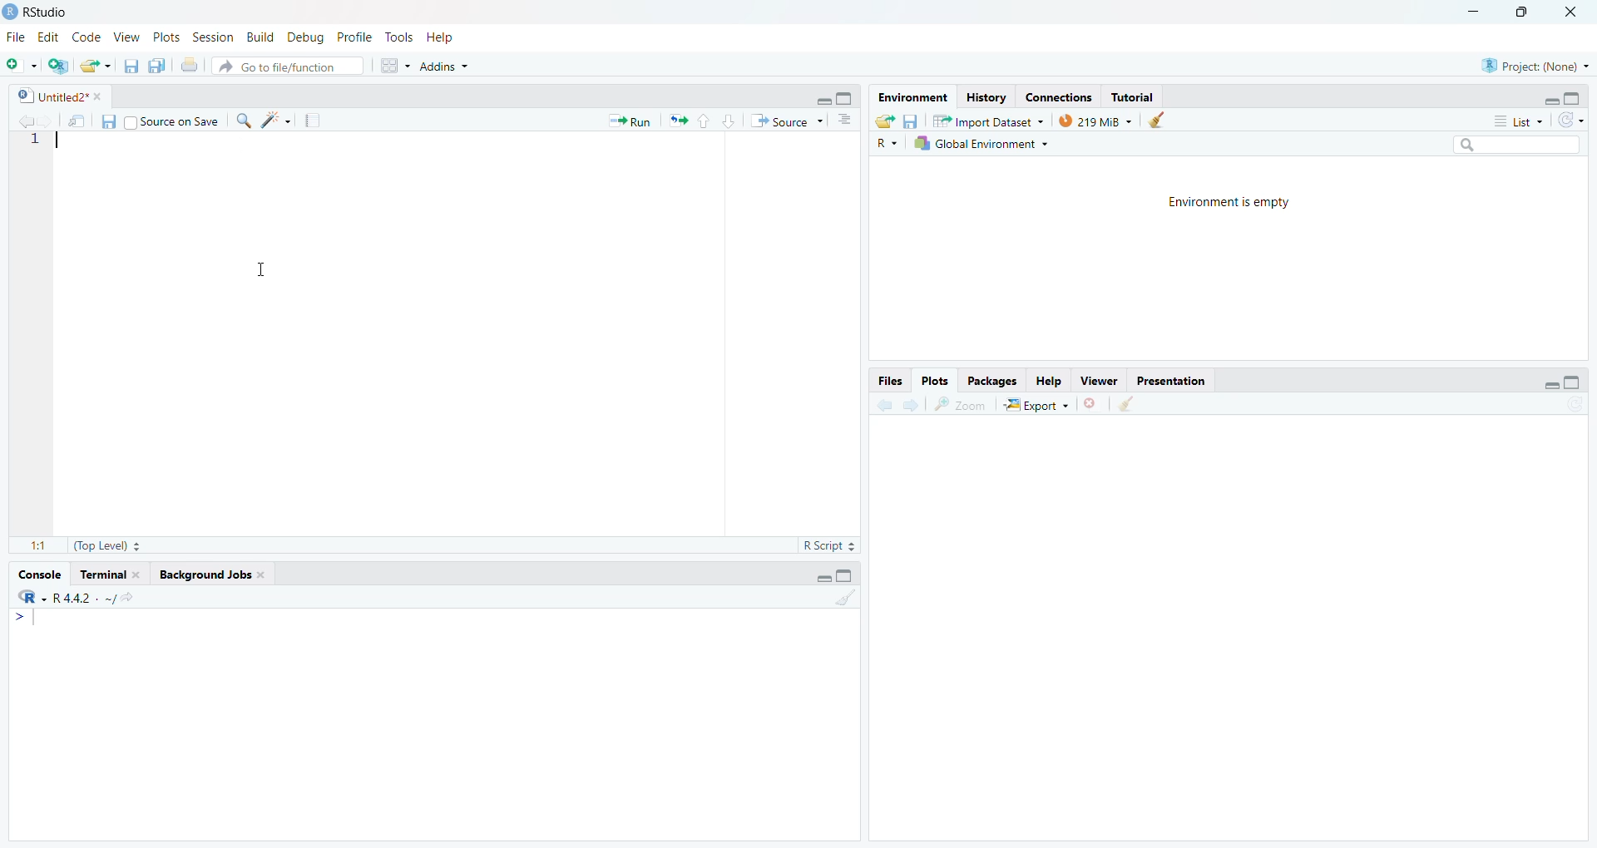 The height and width of the screenshot is (848, 1597). What do you see at coordinates (244, 121) in the screenshot?
I see `Find and Replace` at bounding box center [244, 121].